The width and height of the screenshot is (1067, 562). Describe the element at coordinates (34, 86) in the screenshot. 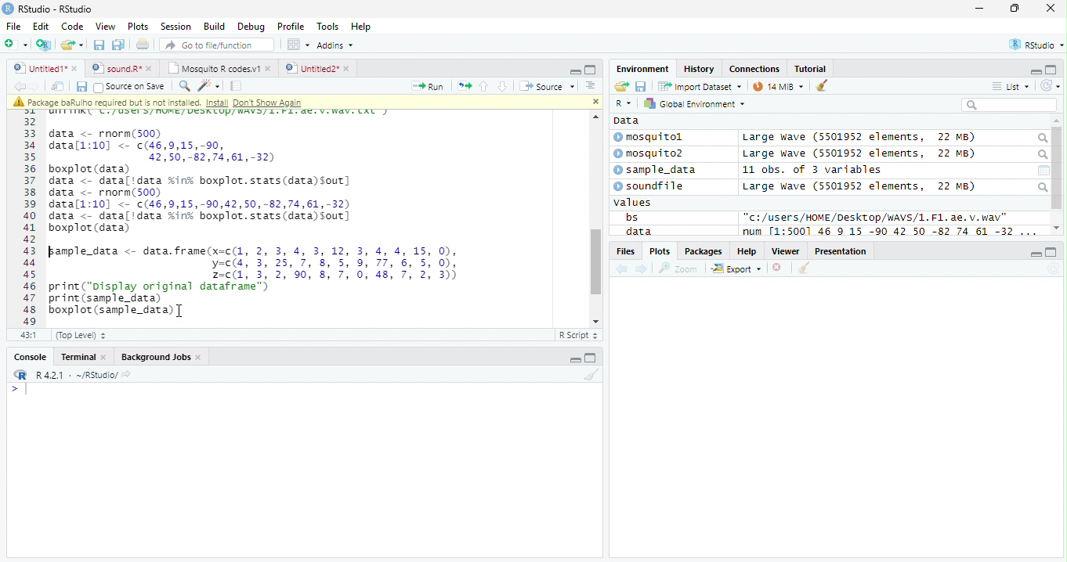

I see `Go forward` at that location.